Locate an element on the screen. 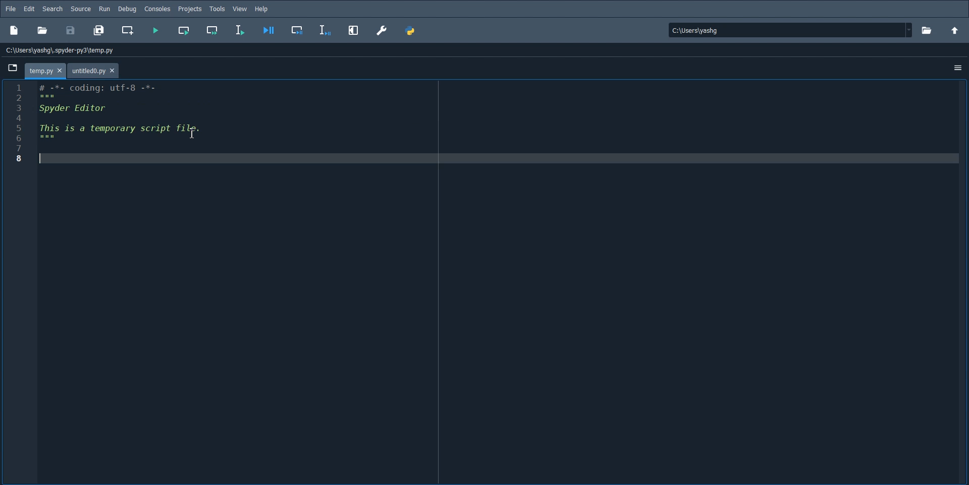  Debug Selection is located at coordinates (325, 31).